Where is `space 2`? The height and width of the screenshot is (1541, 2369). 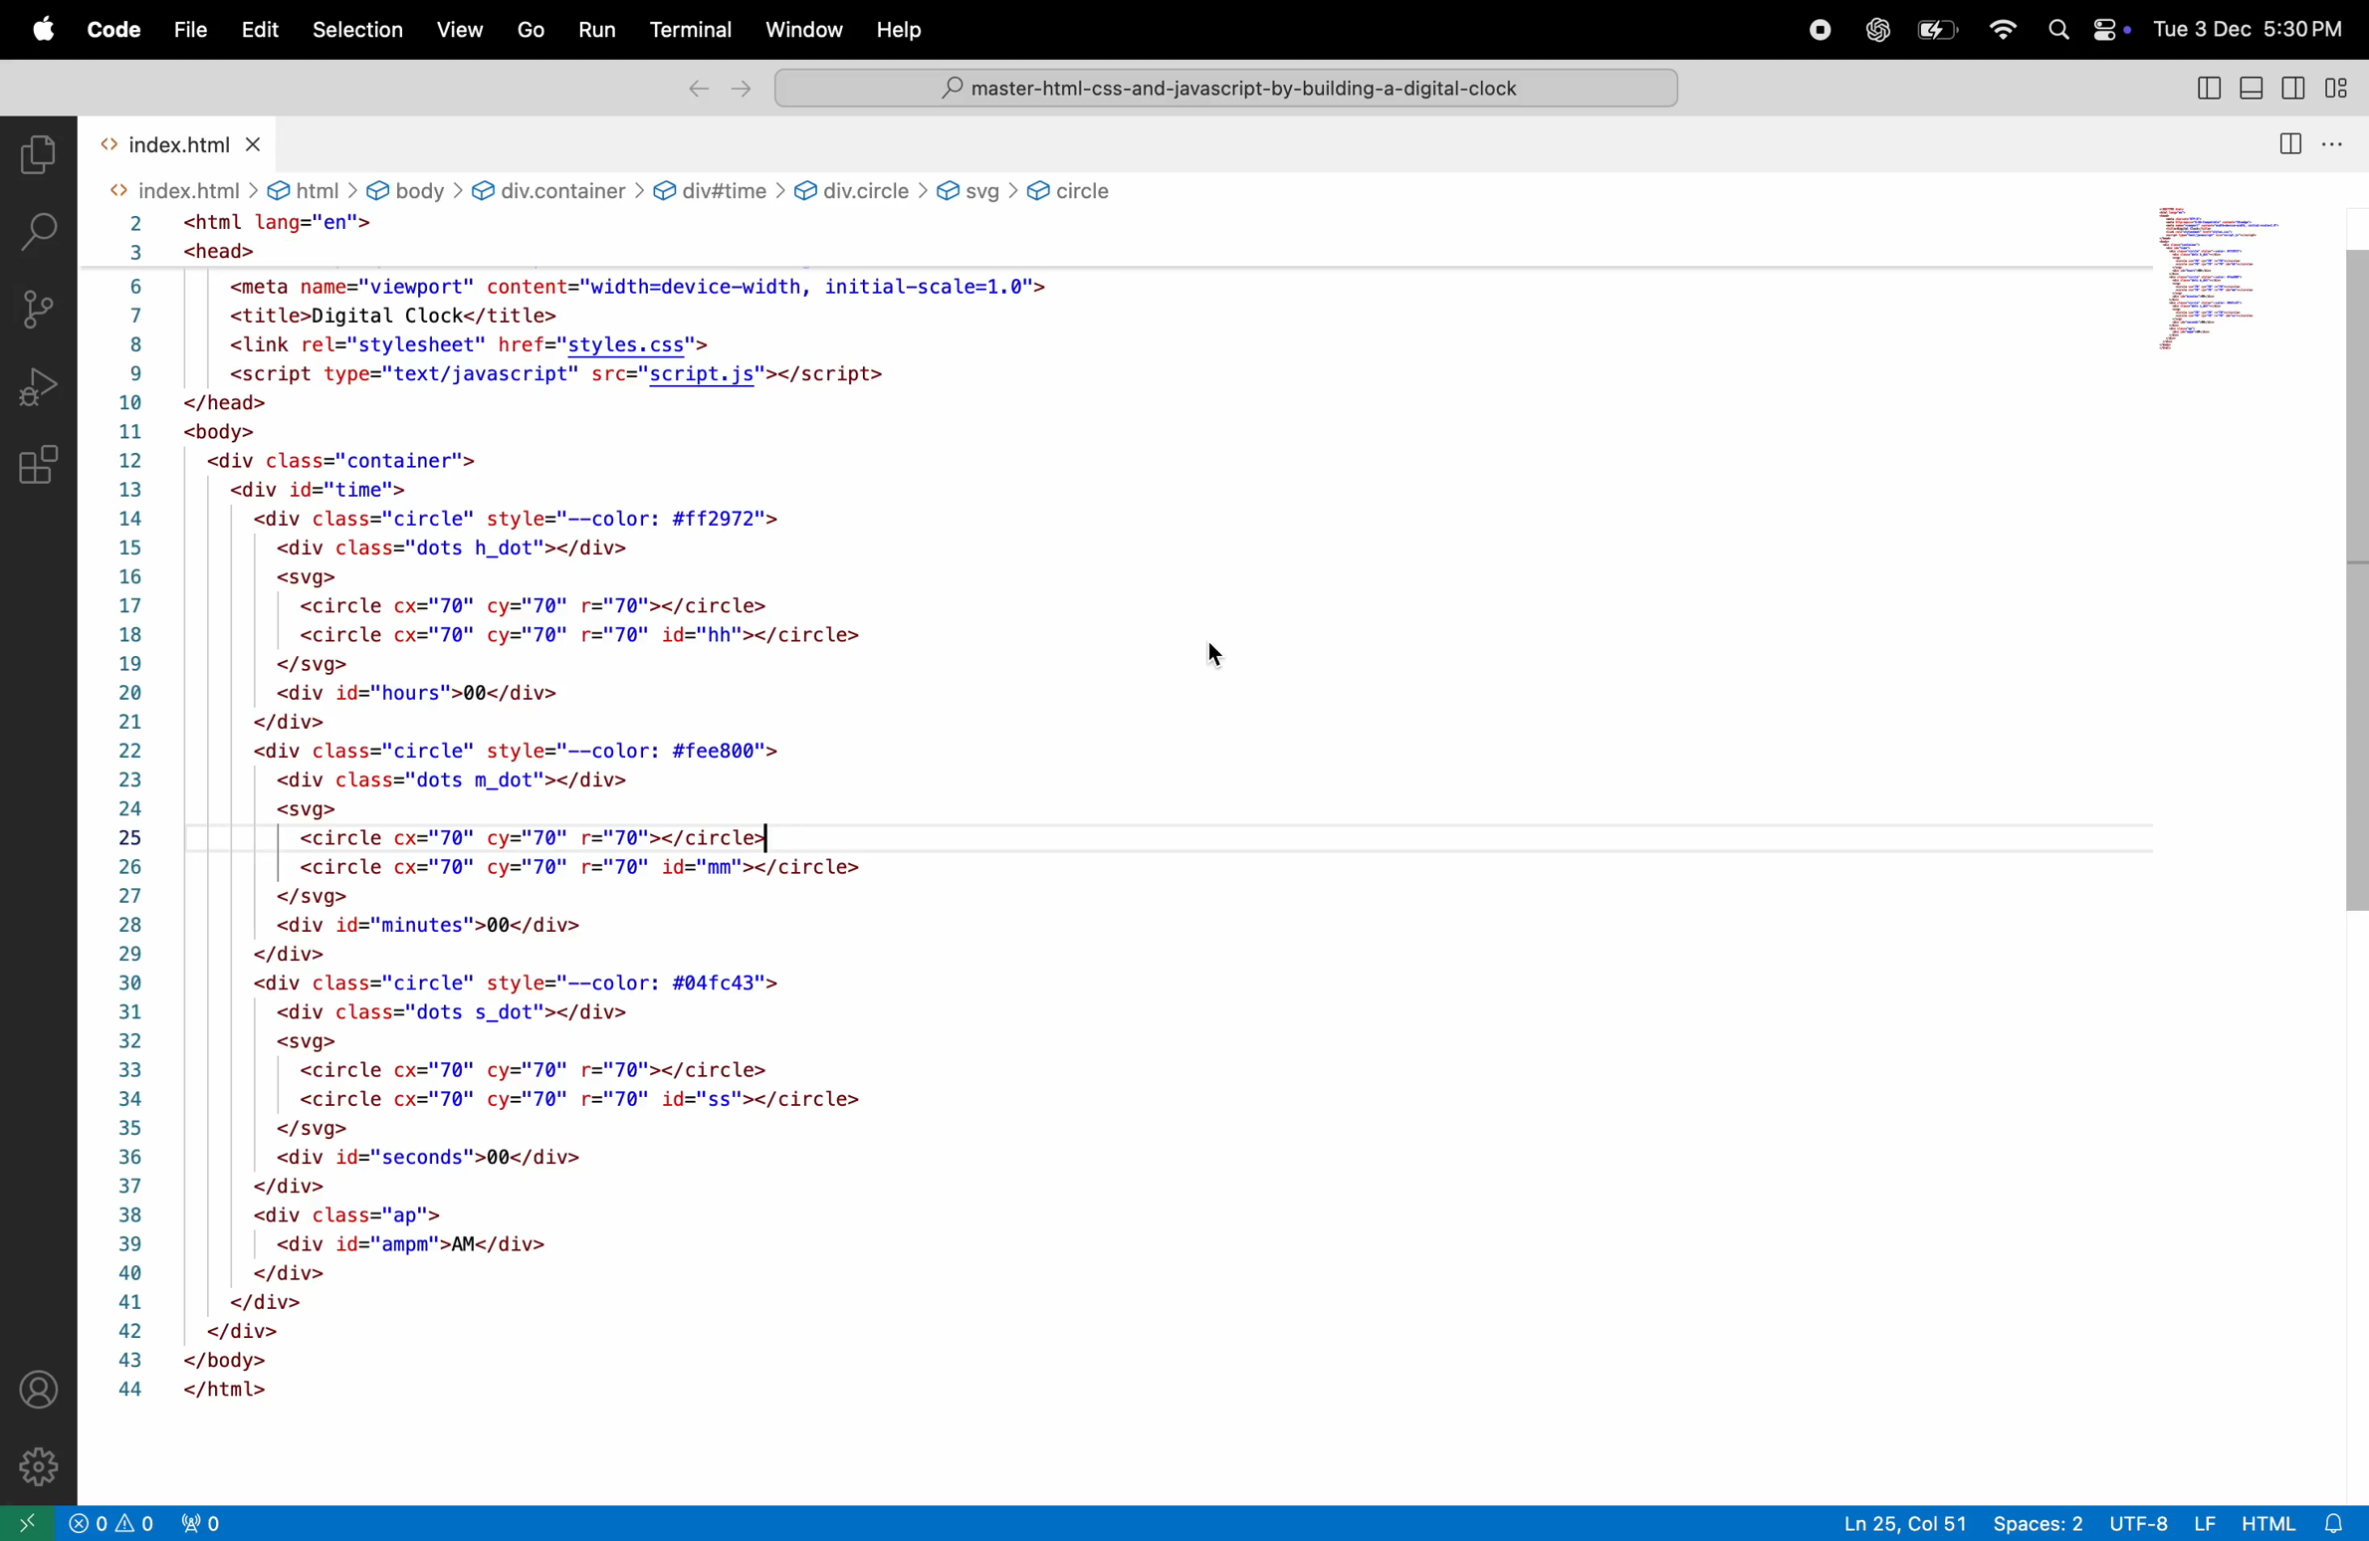
space 2 is located at coordinates (2040, 1521).